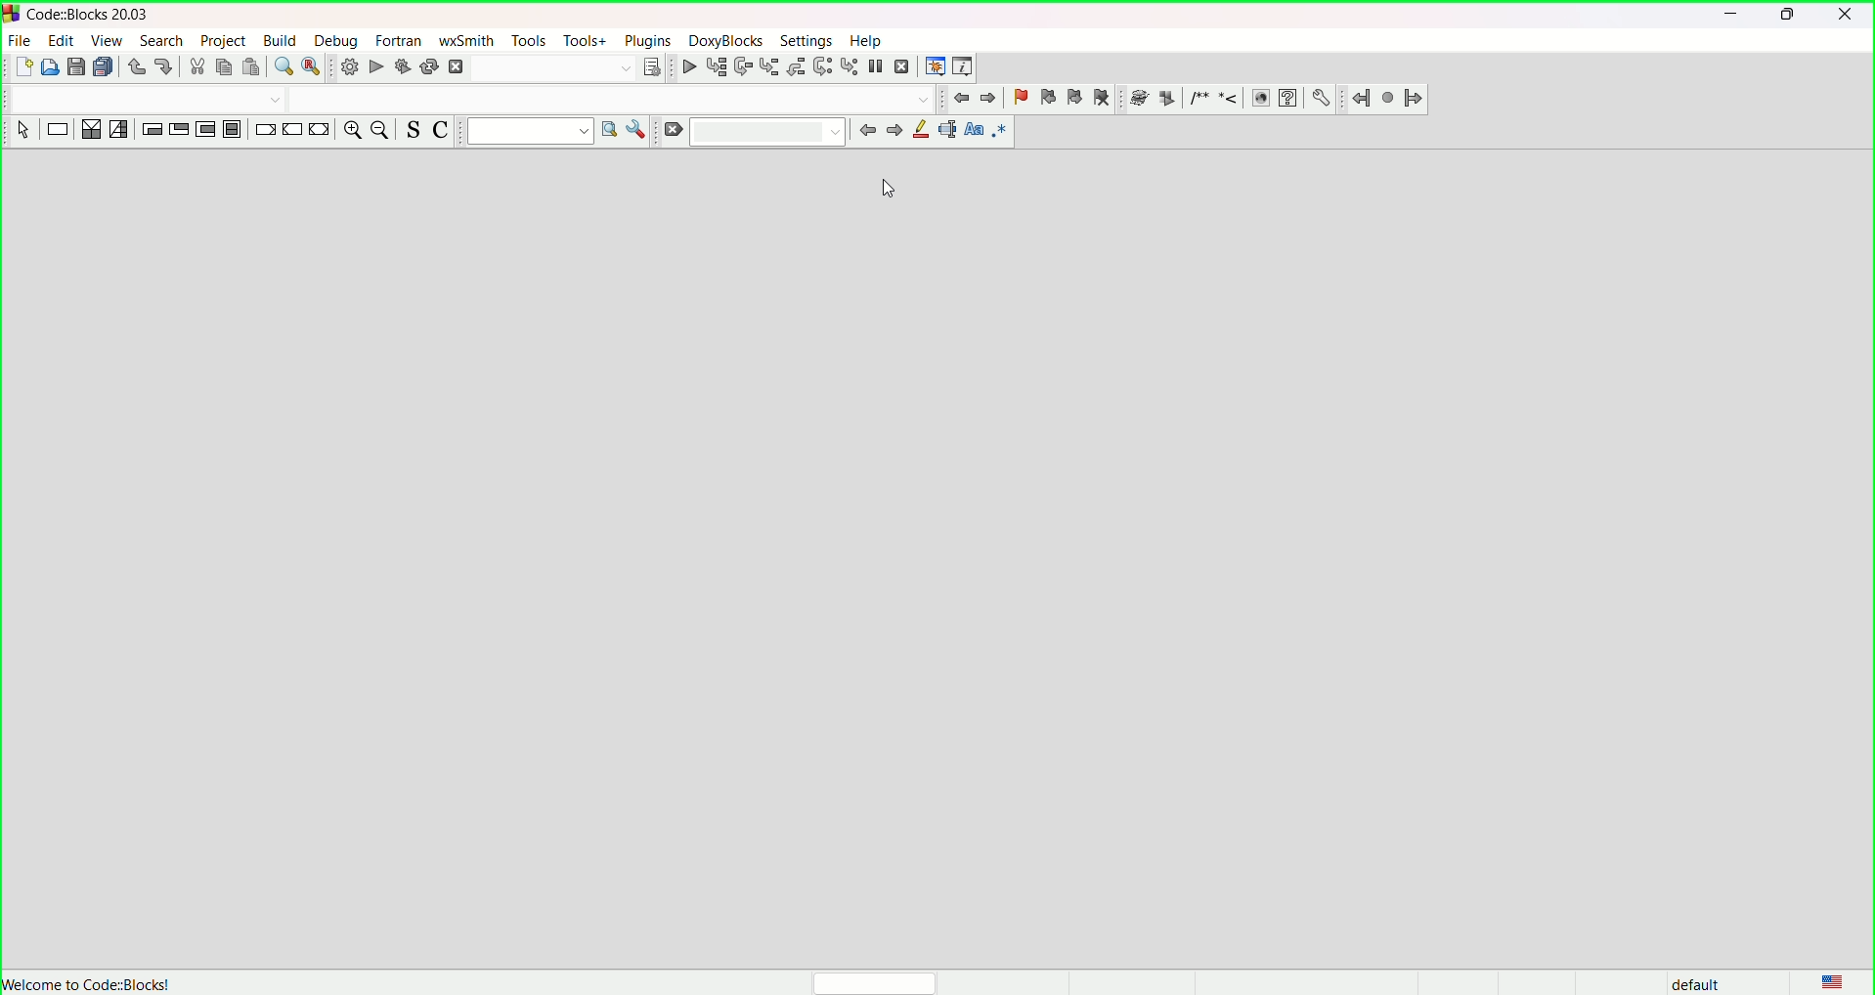 The width and height of the screenshot is (1875, 995). Describe the element at coordinates (1830, 979) in the screenshot. I see `language` at that location.